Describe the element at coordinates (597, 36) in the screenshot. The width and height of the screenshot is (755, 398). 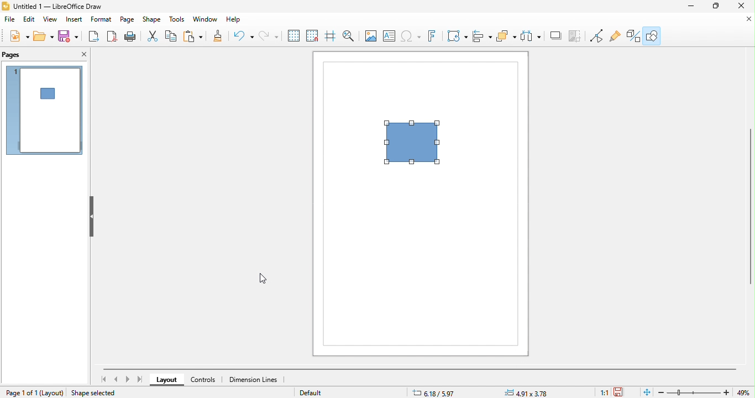
I see `toggle point edit mode` at that location.